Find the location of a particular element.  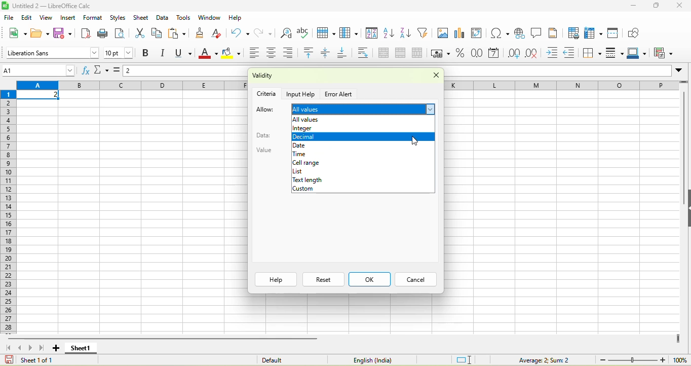

decrease indent is located at coordinates (572, 54).